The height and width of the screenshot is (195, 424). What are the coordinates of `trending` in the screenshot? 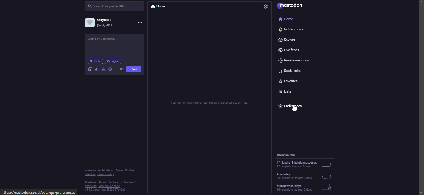 It's located at (305, 175).